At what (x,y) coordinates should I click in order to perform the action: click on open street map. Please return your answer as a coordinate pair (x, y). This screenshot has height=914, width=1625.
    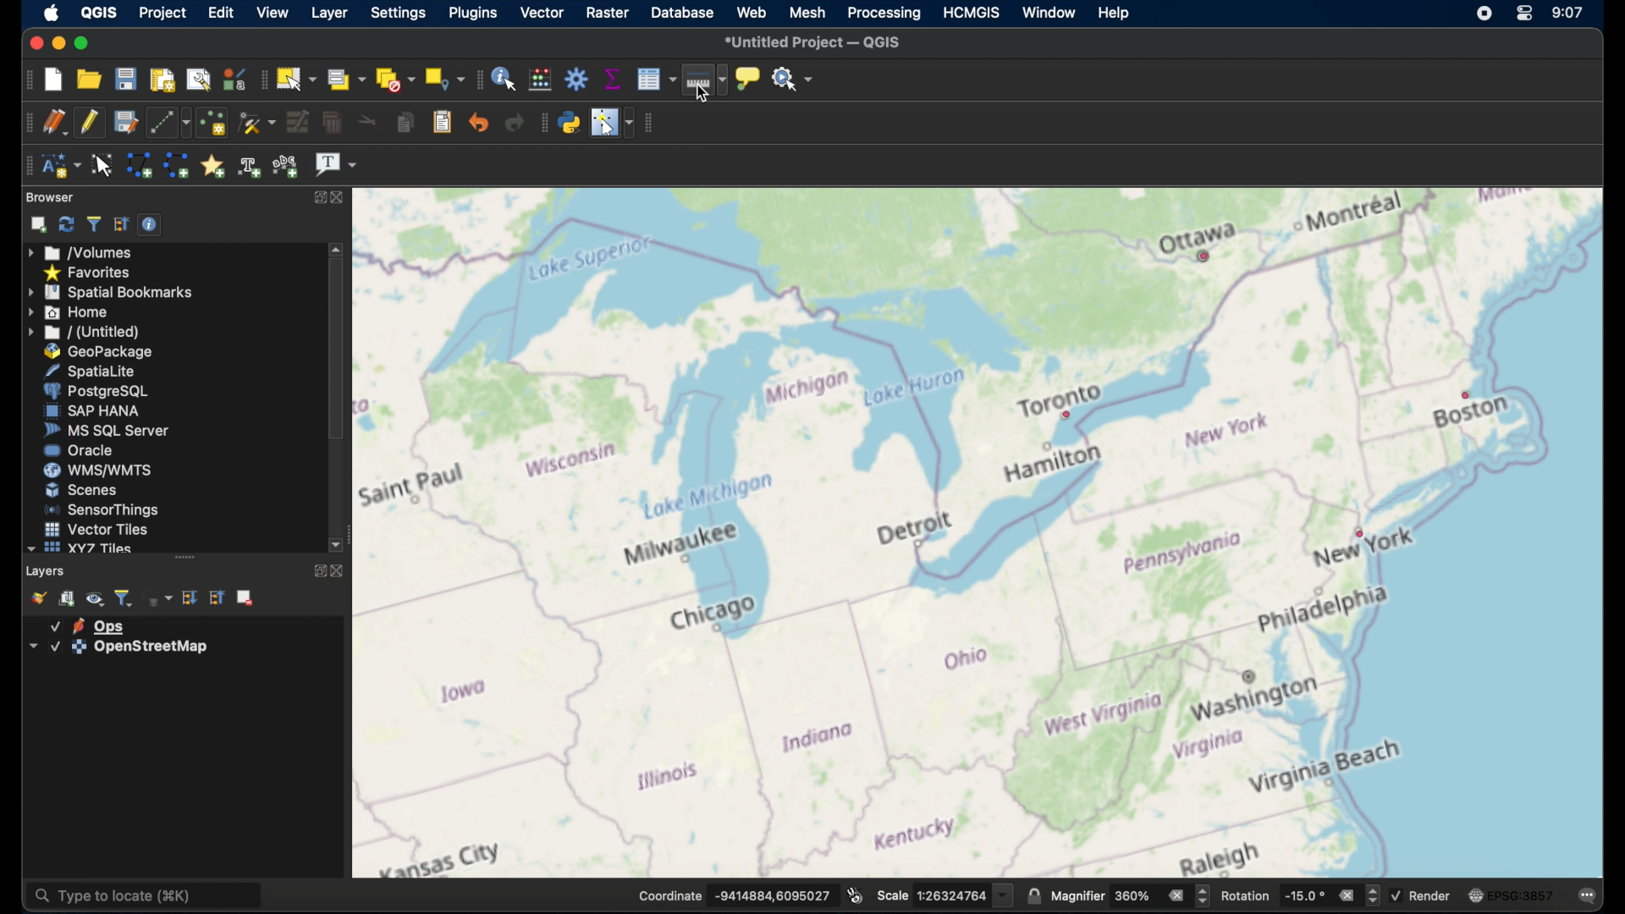
    Looking at the image, I should click on (1316, 338).